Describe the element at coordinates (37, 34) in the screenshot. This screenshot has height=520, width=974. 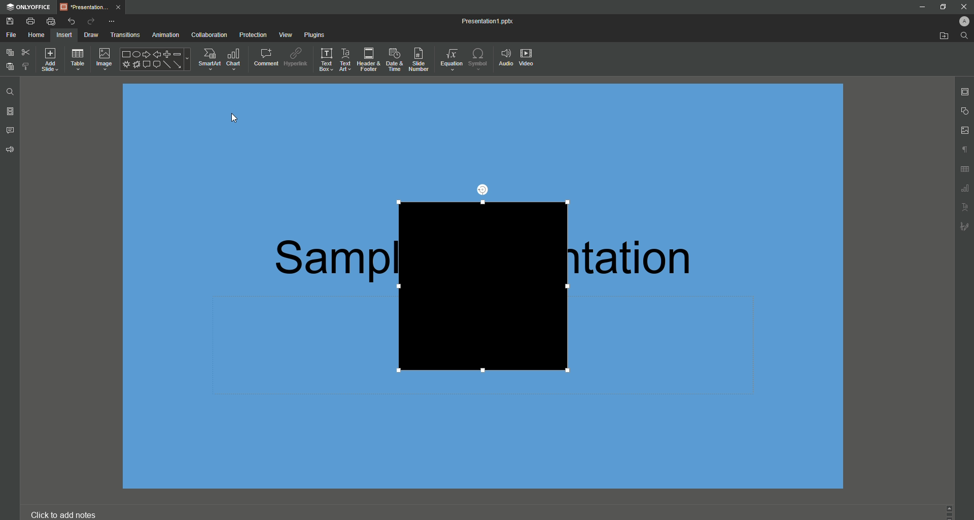
I see `Home` at that location.